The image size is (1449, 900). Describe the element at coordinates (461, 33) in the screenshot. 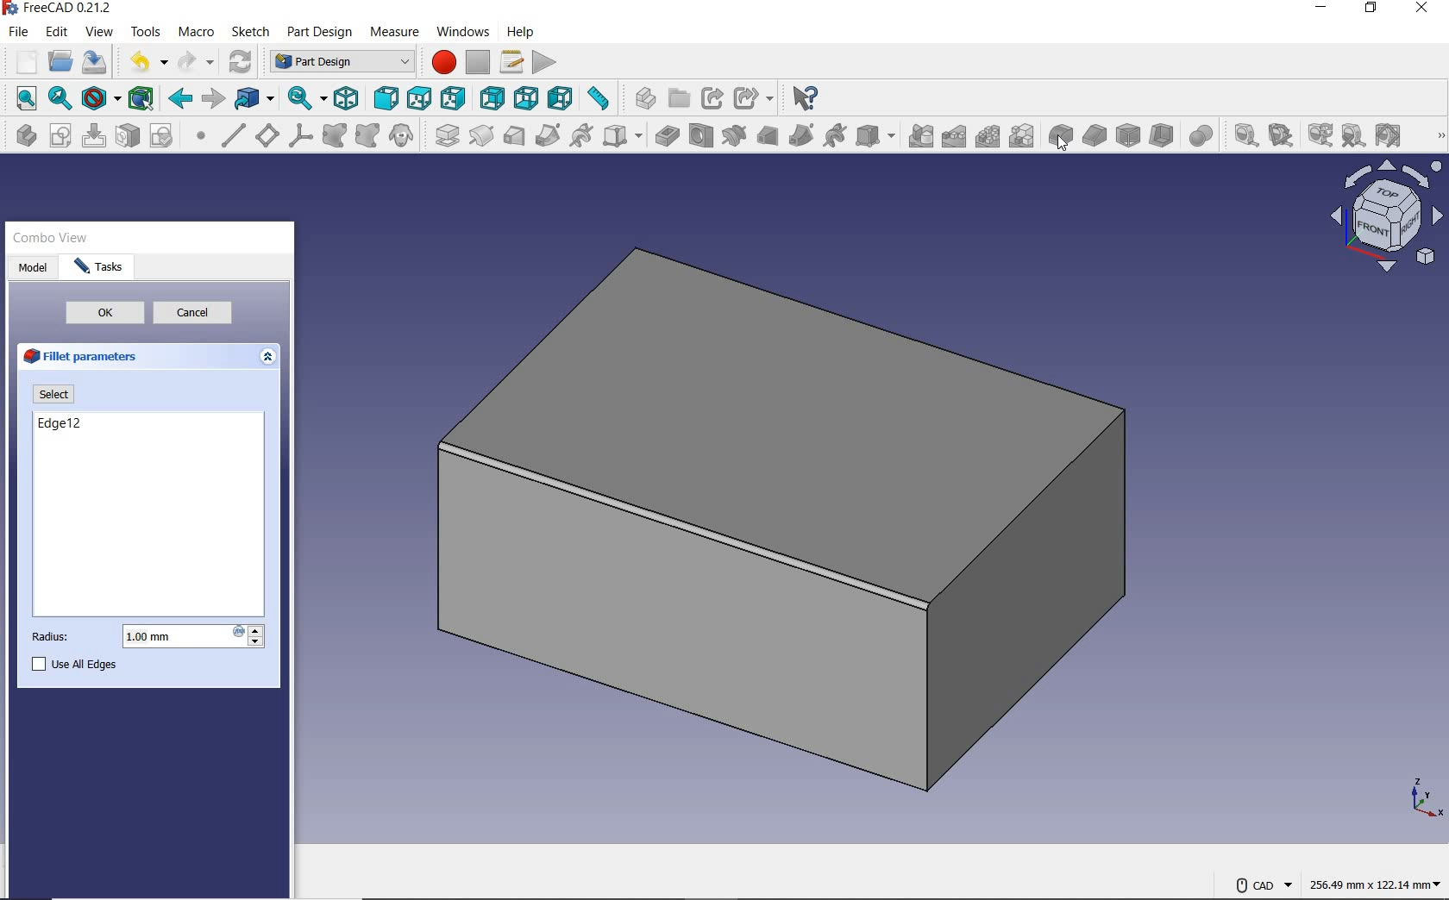

I see `windows` at that location.